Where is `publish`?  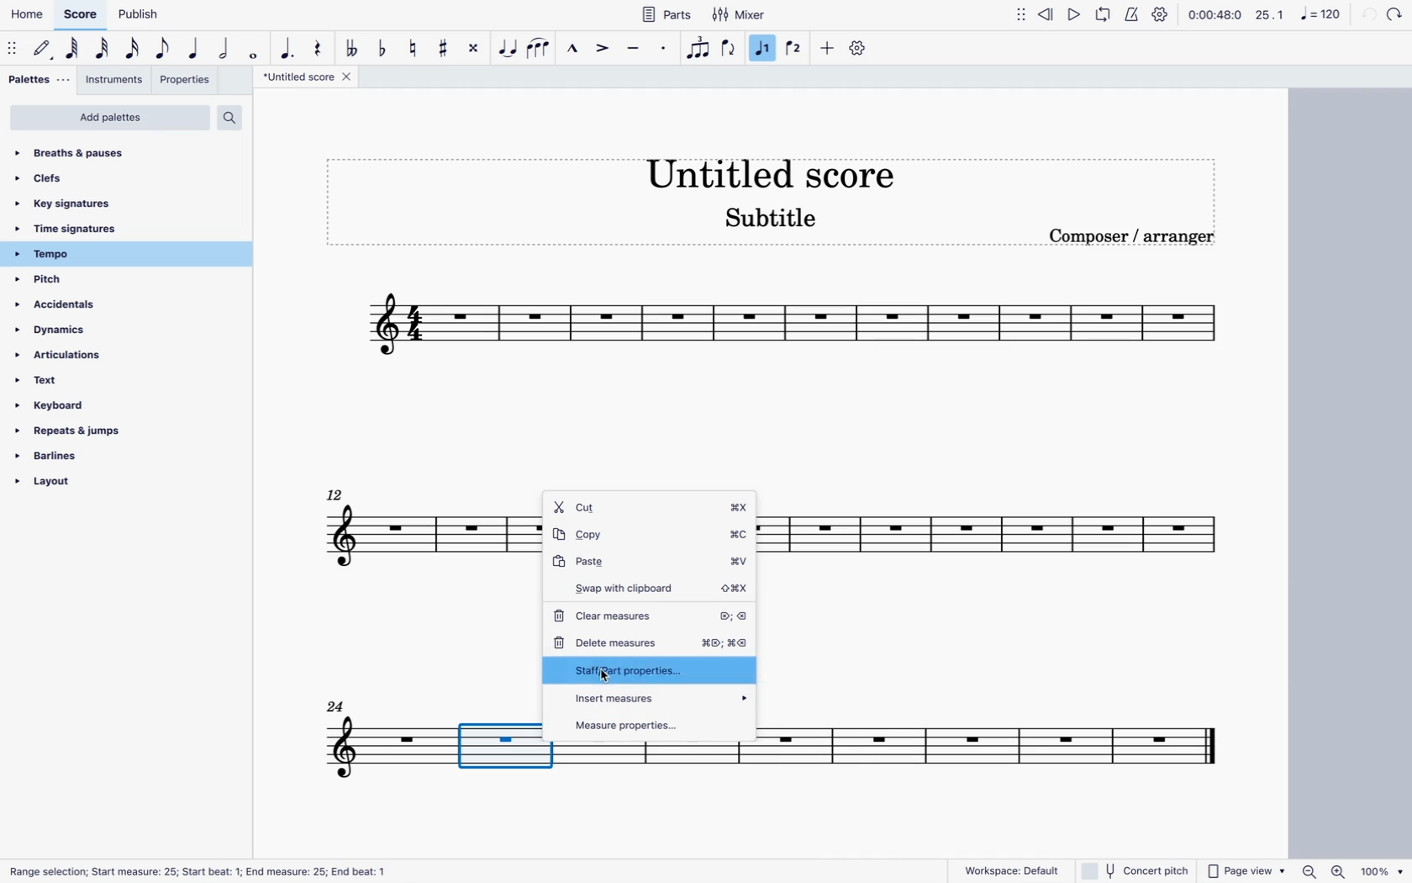 publish is located at coordinates (135, 18).